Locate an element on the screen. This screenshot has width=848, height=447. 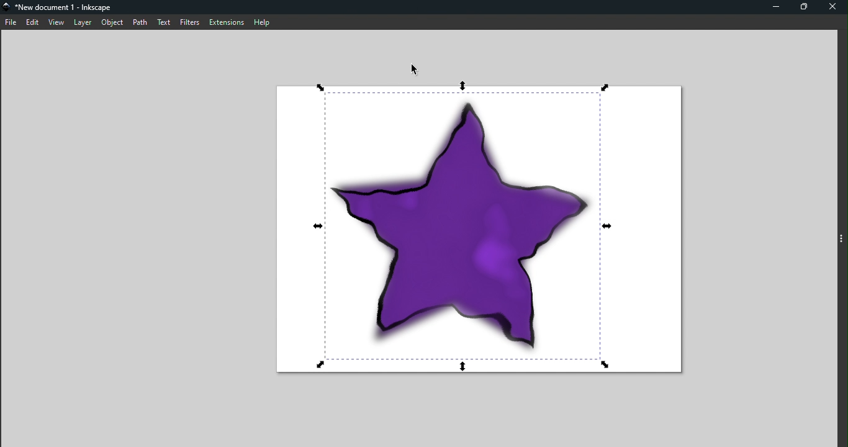
Canvas is located at coordinates (477, 232).